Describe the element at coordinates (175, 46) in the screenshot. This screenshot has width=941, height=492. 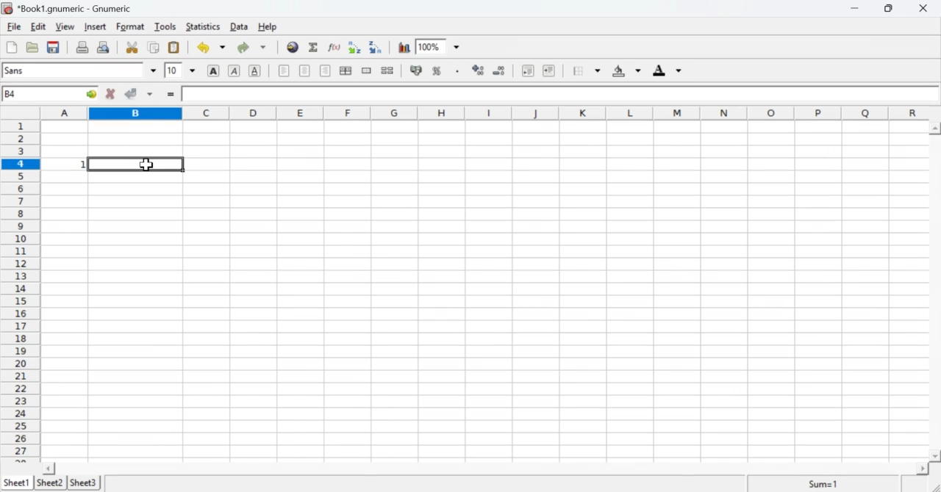
I see `Paste the clipboard` at that location.